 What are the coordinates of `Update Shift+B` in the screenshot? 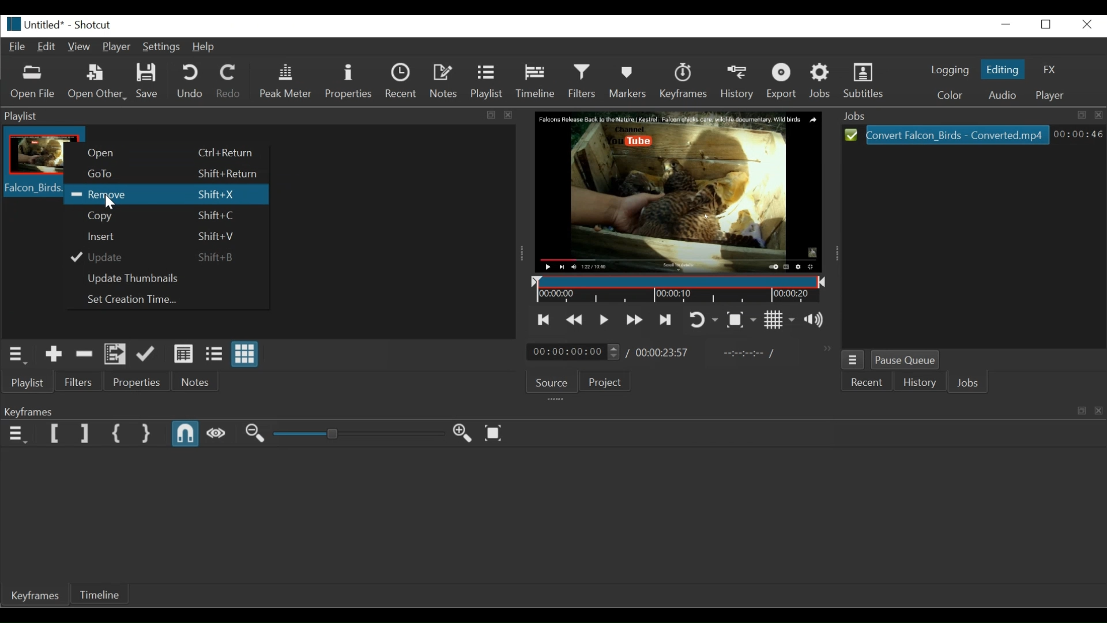 It's located at (161, 256).